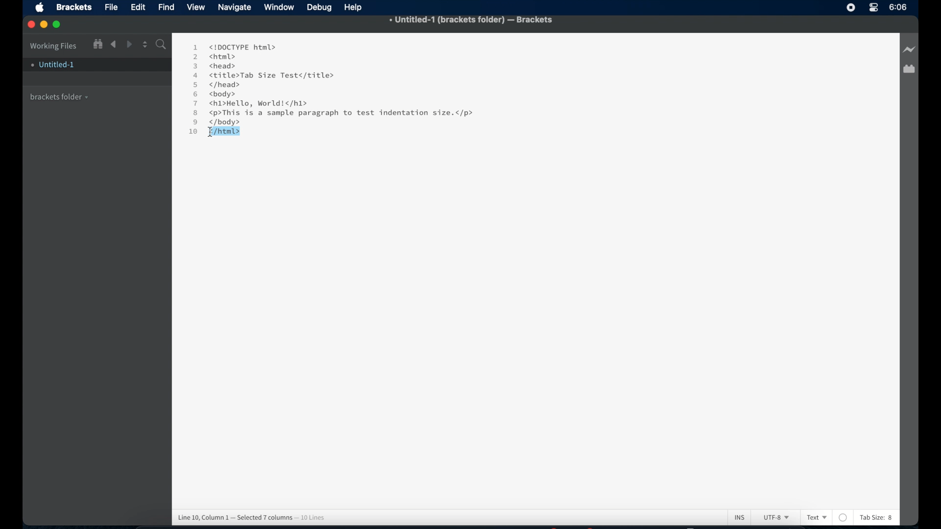 This screenshot has width=941, height=529. What do you see at coordinates (46, 24) in the screenshot?
I see `Minimize` at bounding box center [46, 24].